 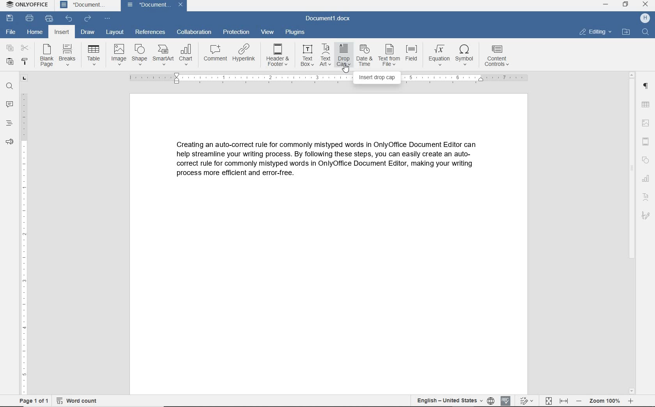 What do you see at coordinates (236, 32) in the screenshot?
I see `protection` at bounding box center [236, 32].